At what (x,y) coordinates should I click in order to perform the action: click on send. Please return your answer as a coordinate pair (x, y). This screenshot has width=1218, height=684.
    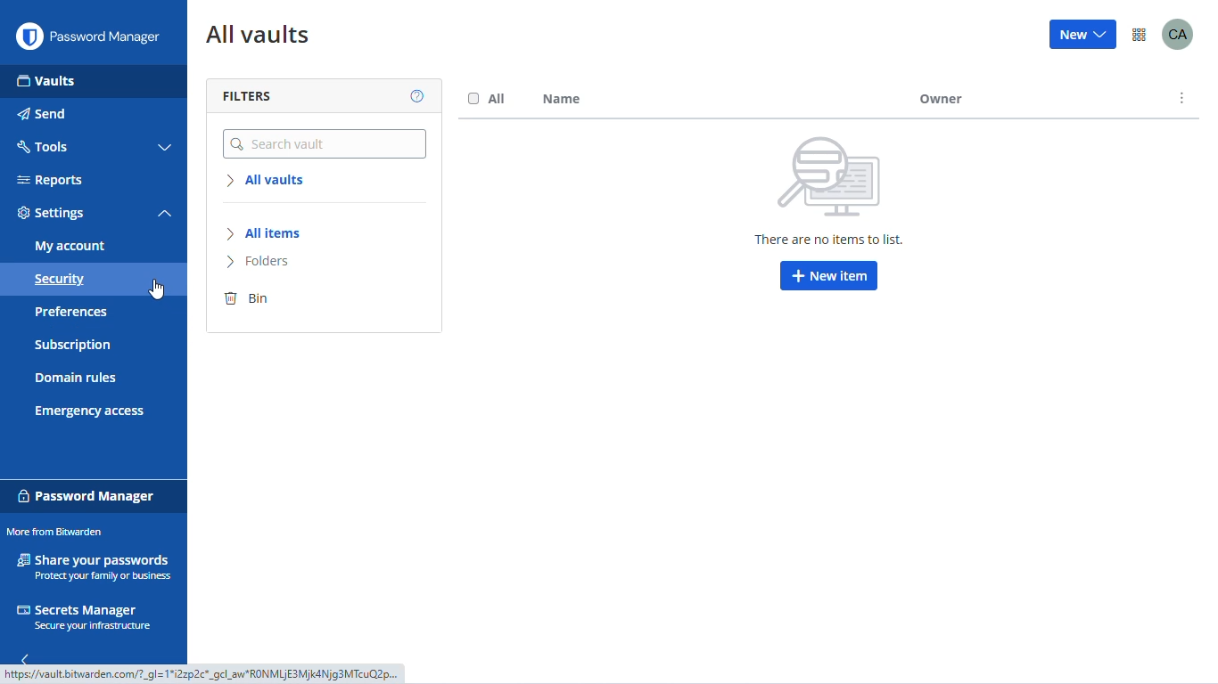
    Looking at the image, I should click on (44, 114).